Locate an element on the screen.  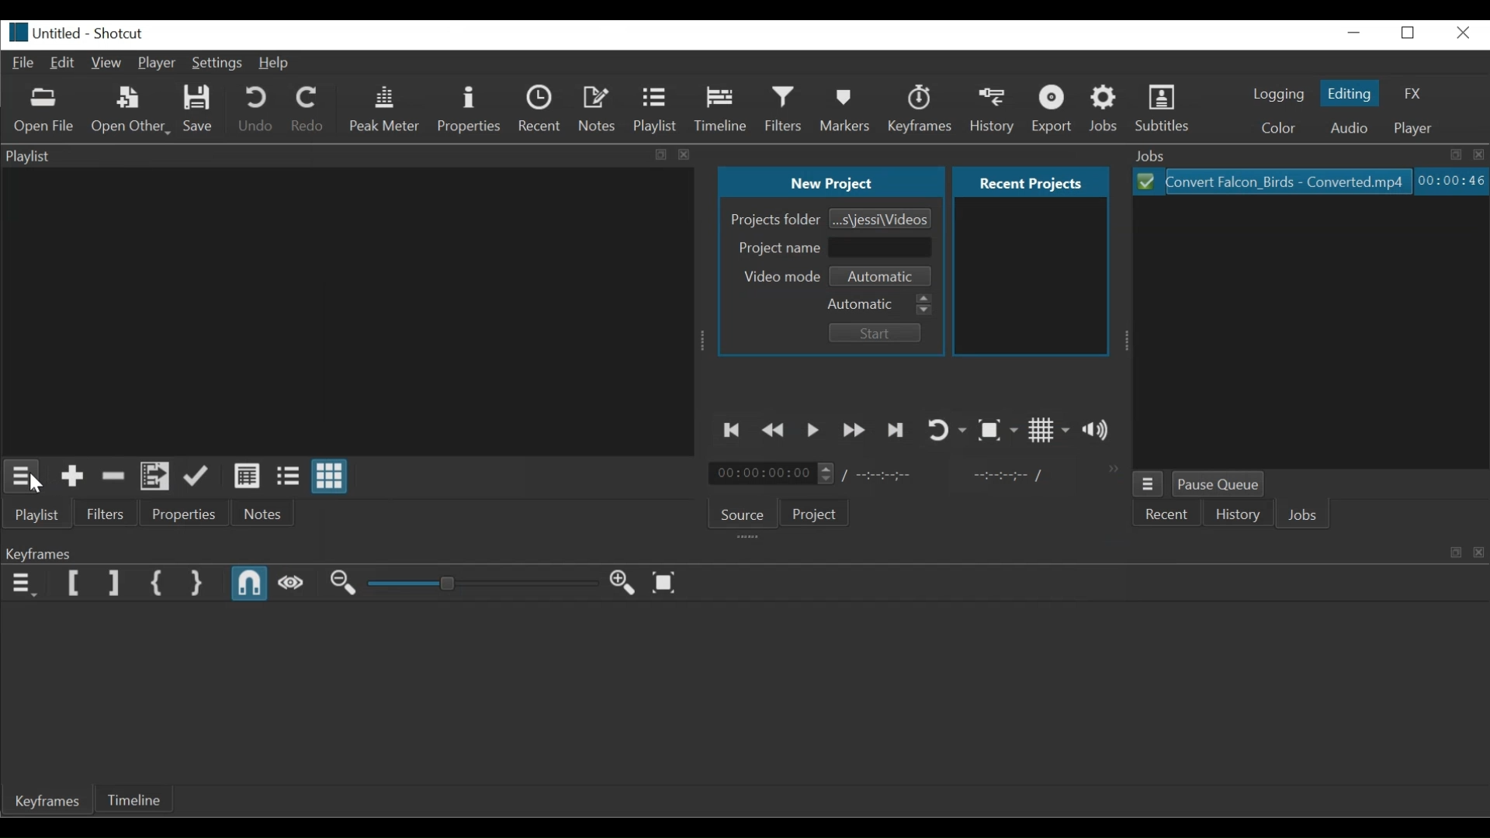
Update is located at coordinates (198, 475).